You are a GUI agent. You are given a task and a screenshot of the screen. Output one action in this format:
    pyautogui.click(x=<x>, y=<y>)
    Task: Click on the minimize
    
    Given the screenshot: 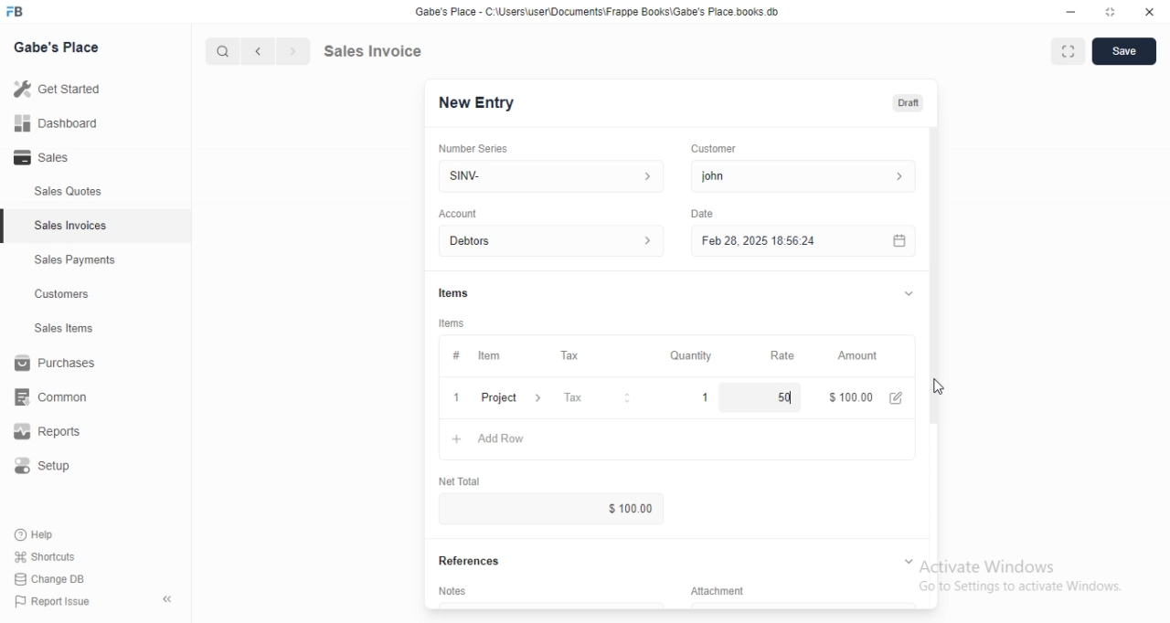 What is the action you would take?
    pyautogui.click(x=1063, y=14)
    